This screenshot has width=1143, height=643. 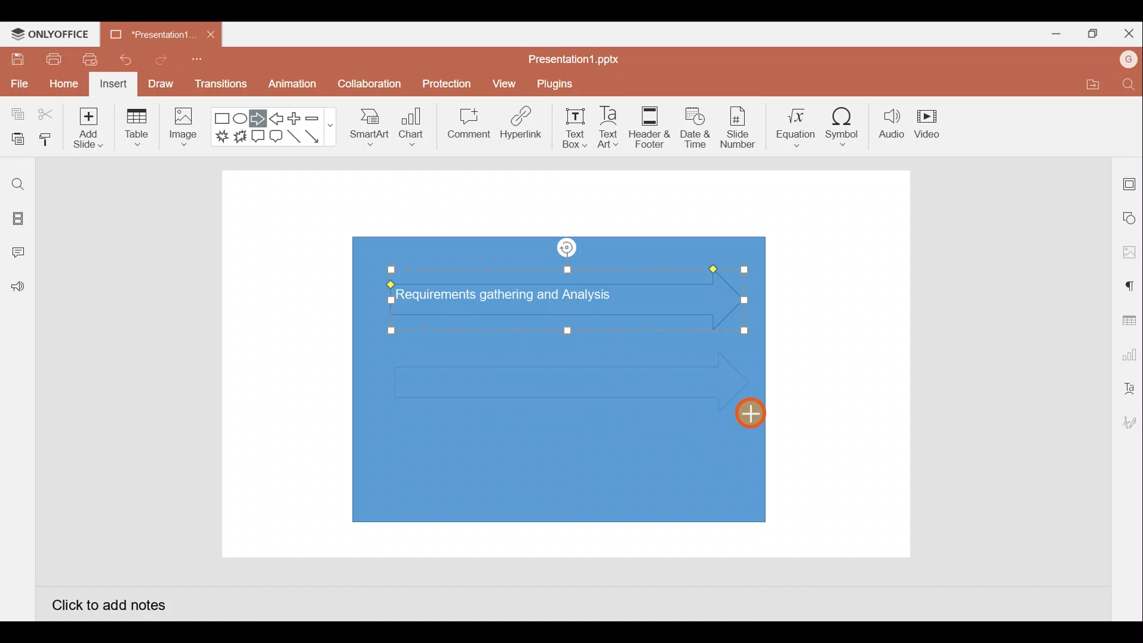 I want to click on Save, so click(x=15, y=58).